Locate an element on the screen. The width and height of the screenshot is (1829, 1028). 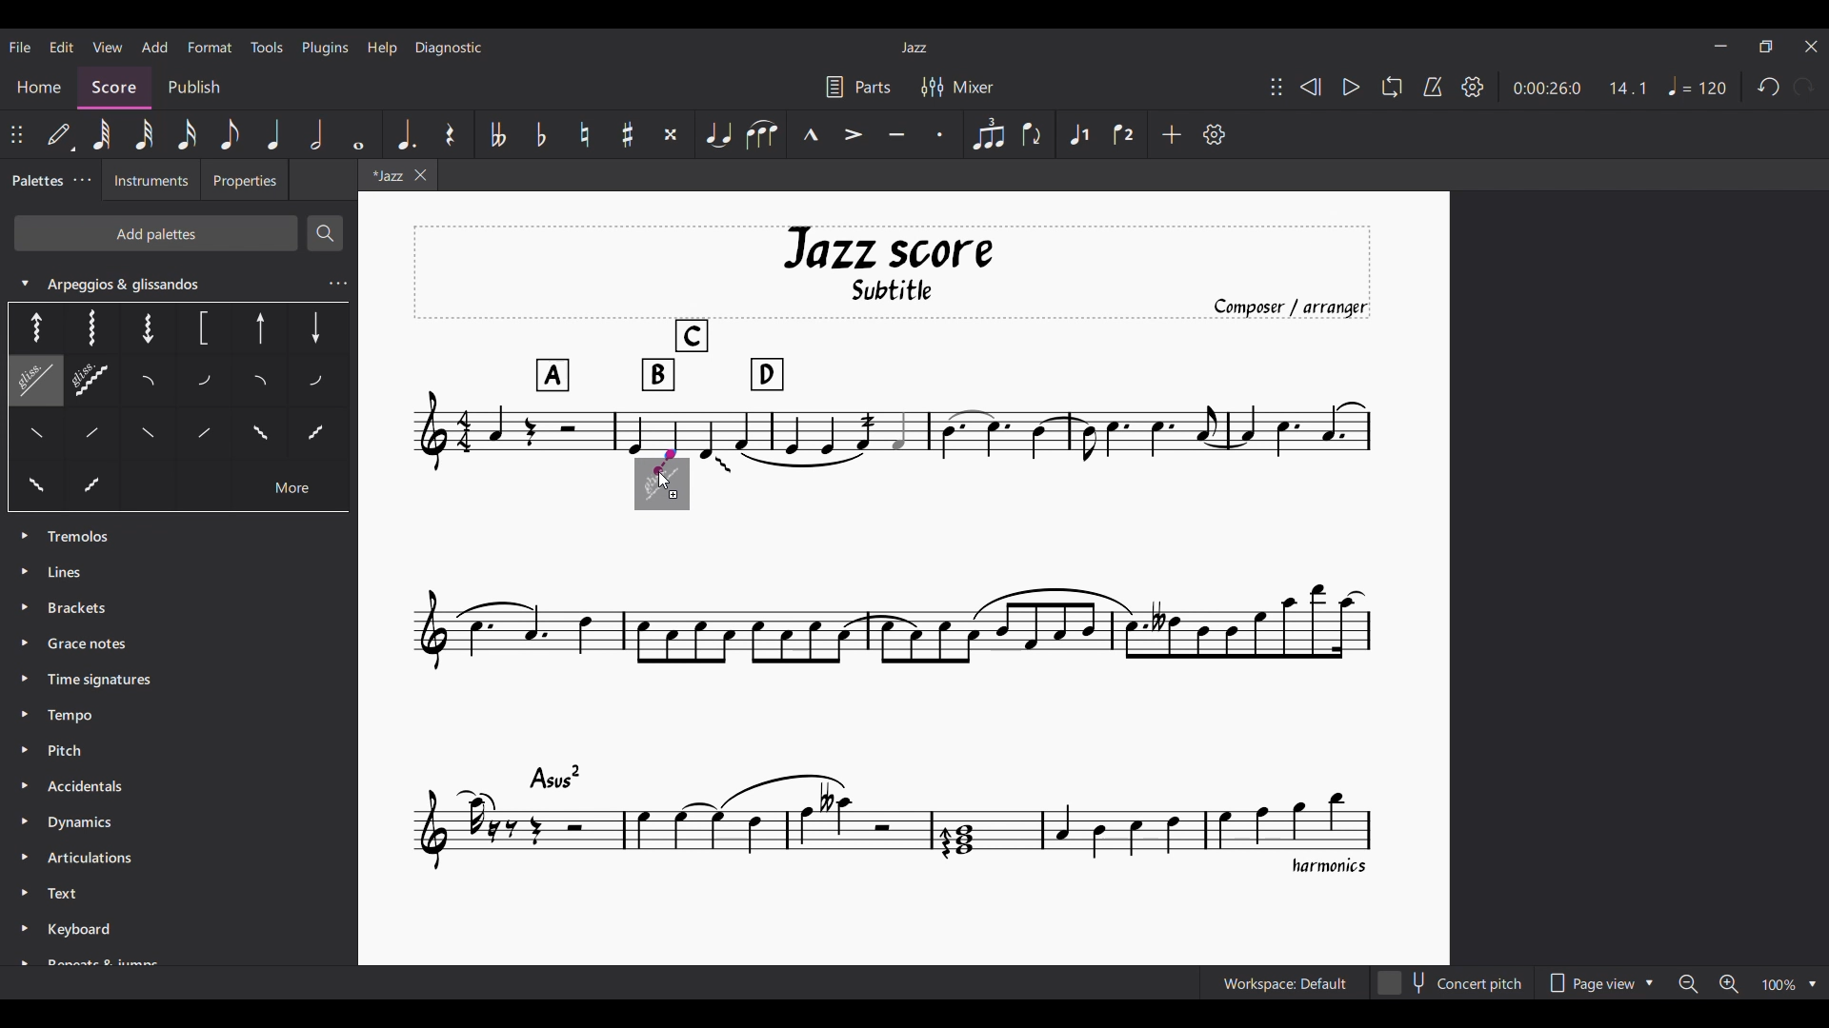
Tenuto is located at coordinates (897, 134).